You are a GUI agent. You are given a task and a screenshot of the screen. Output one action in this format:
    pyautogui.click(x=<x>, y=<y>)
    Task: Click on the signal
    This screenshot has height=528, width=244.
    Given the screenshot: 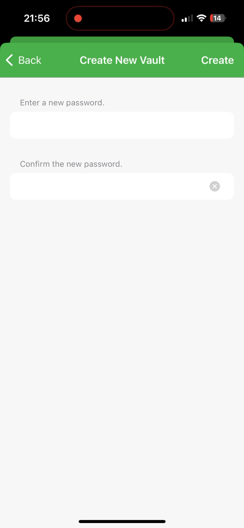 What is the action you would take?
    pyautogui.click(x=186, y=18)
    